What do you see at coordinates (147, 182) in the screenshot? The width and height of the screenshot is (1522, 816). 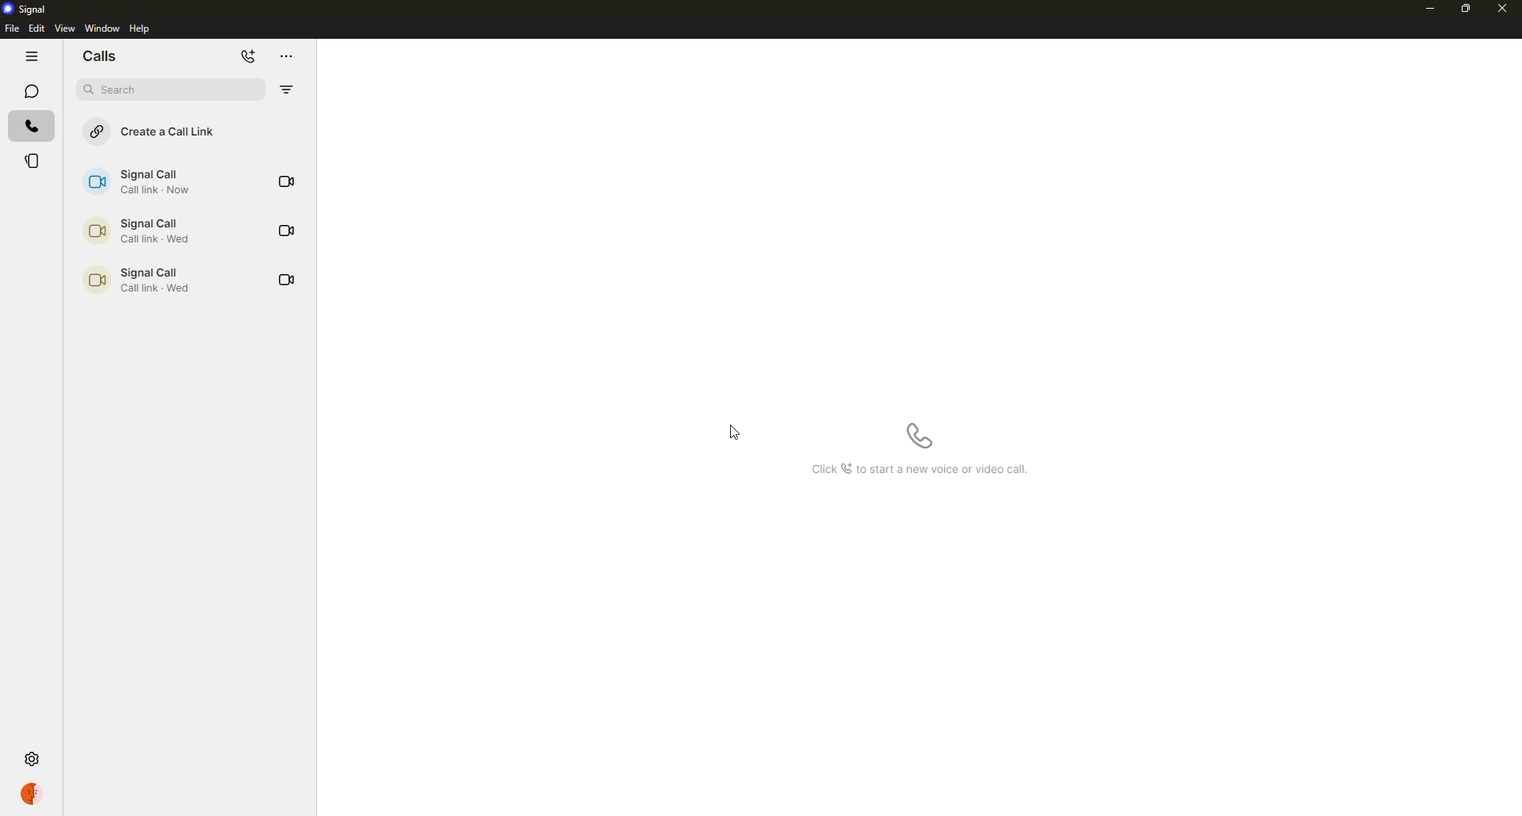 I see `call link` at bounding box center [147, 182].